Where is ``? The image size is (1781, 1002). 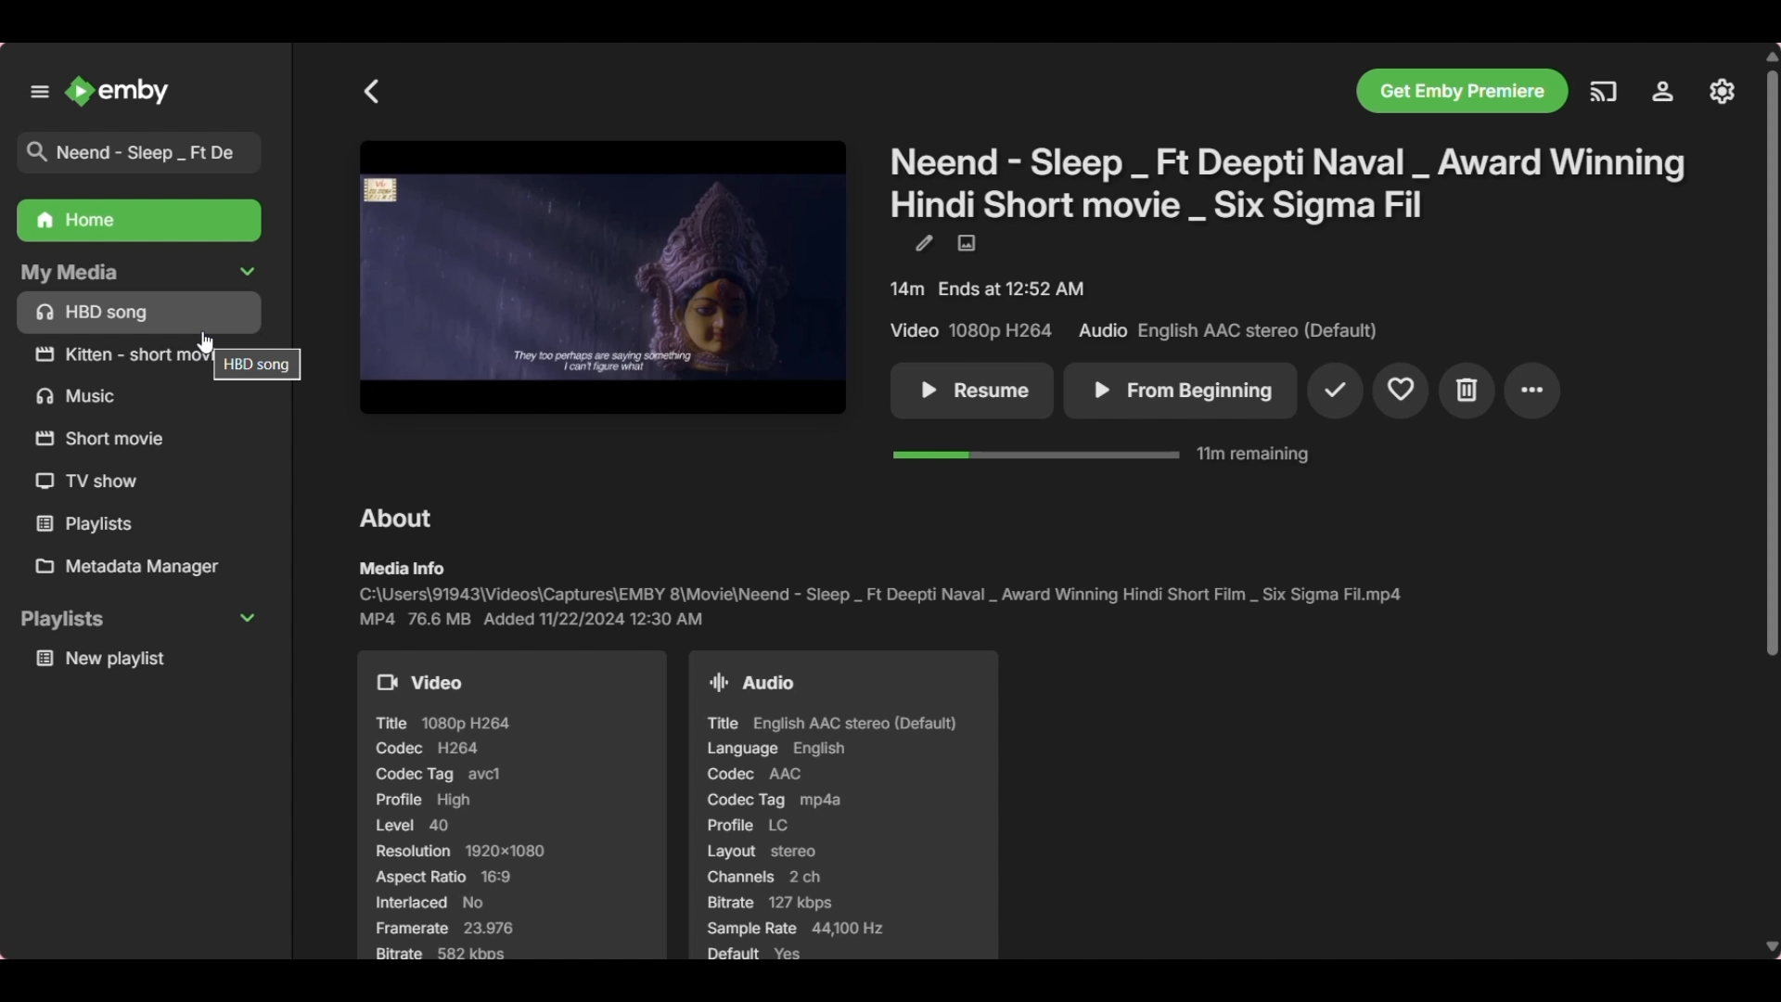  is located at coordinates (1770, 357).